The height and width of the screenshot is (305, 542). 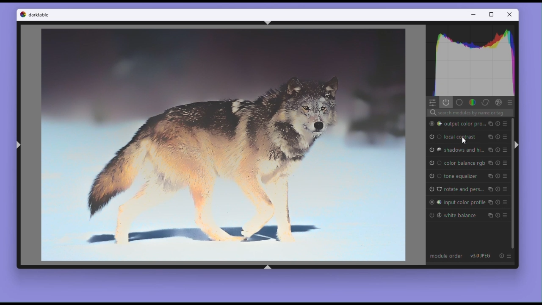 What do you see at coordinates (490, 202) in the screenshot?
I see `instance` at bounding box center [490, 202].